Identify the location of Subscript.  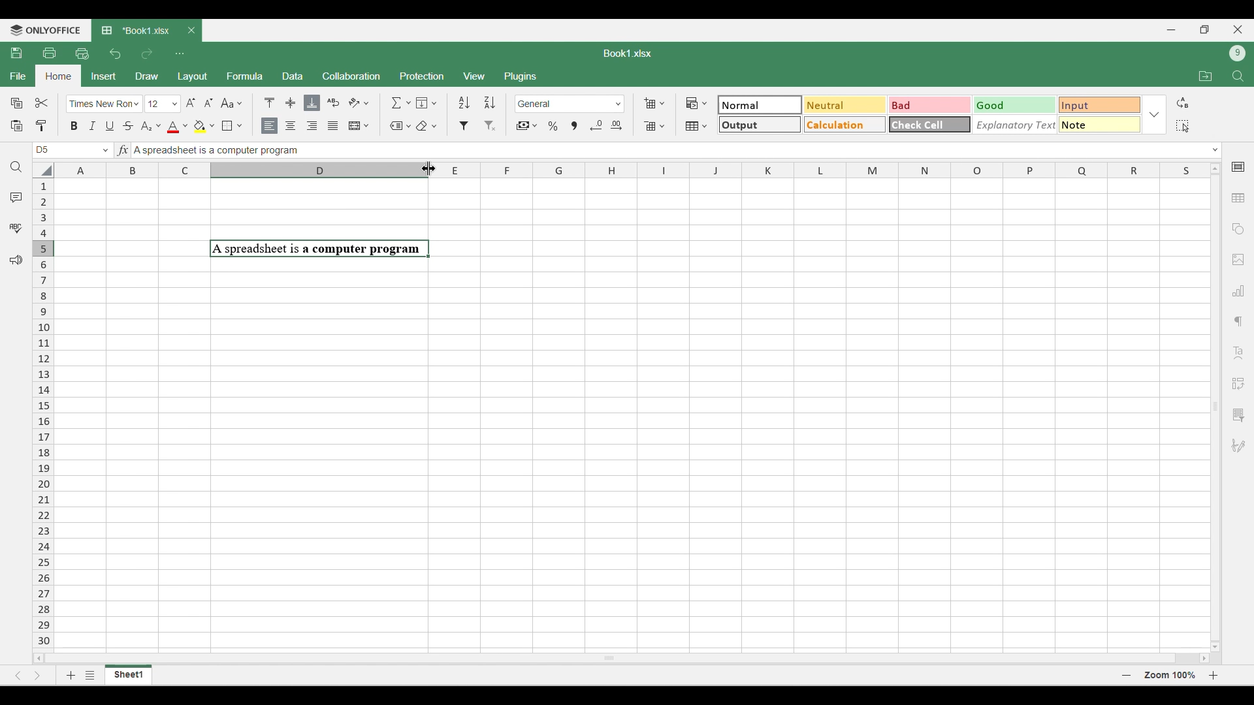
(150, 127).